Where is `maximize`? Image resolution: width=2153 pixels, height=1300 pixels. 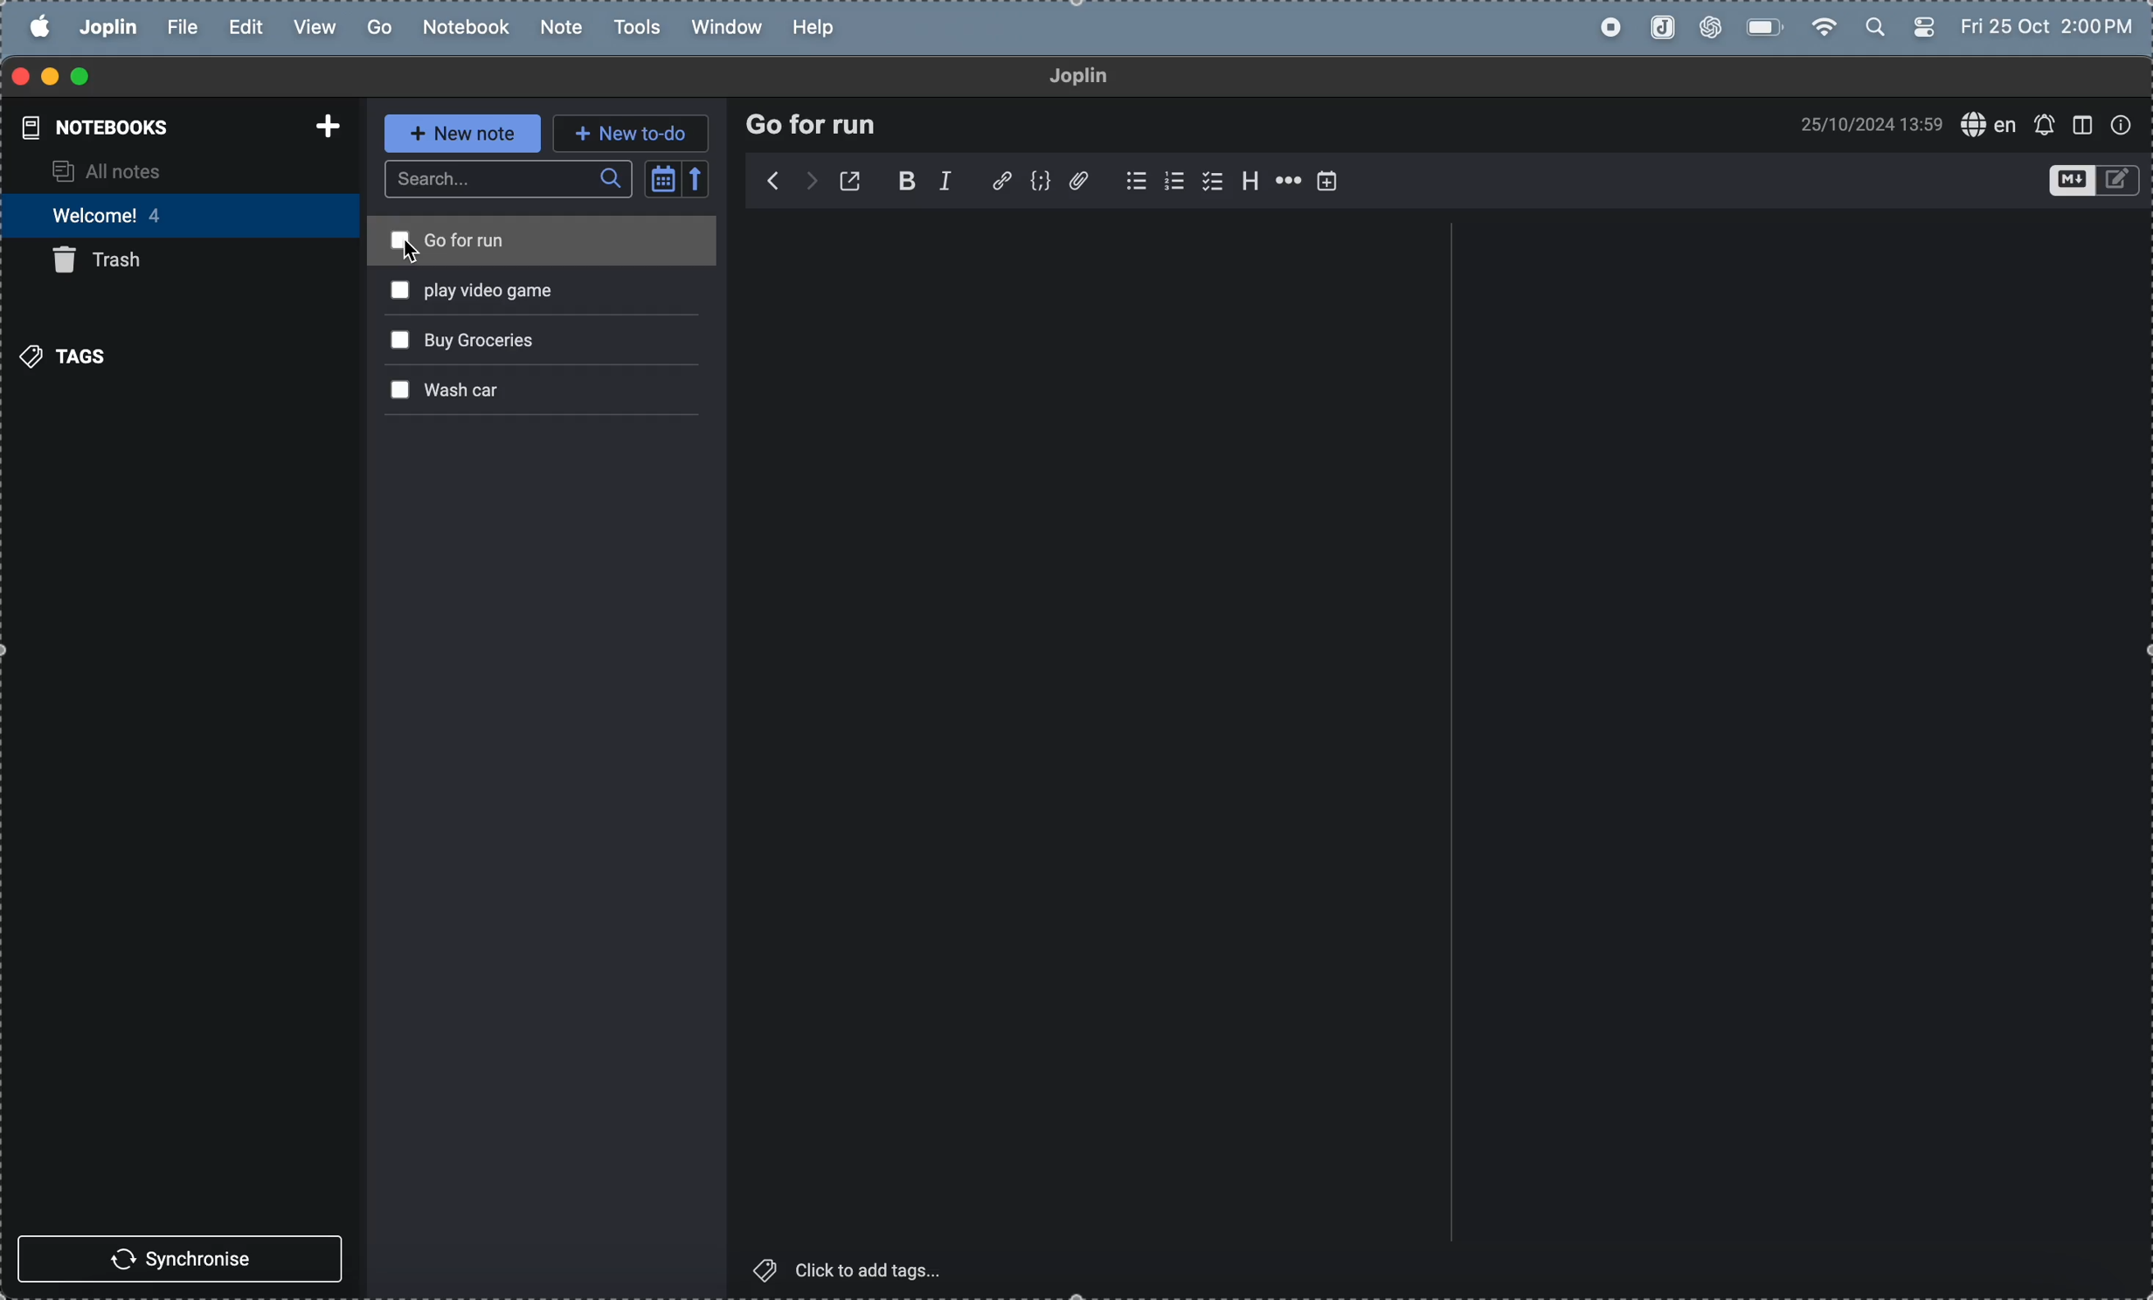 maximize is located at coordinates (81, 75).